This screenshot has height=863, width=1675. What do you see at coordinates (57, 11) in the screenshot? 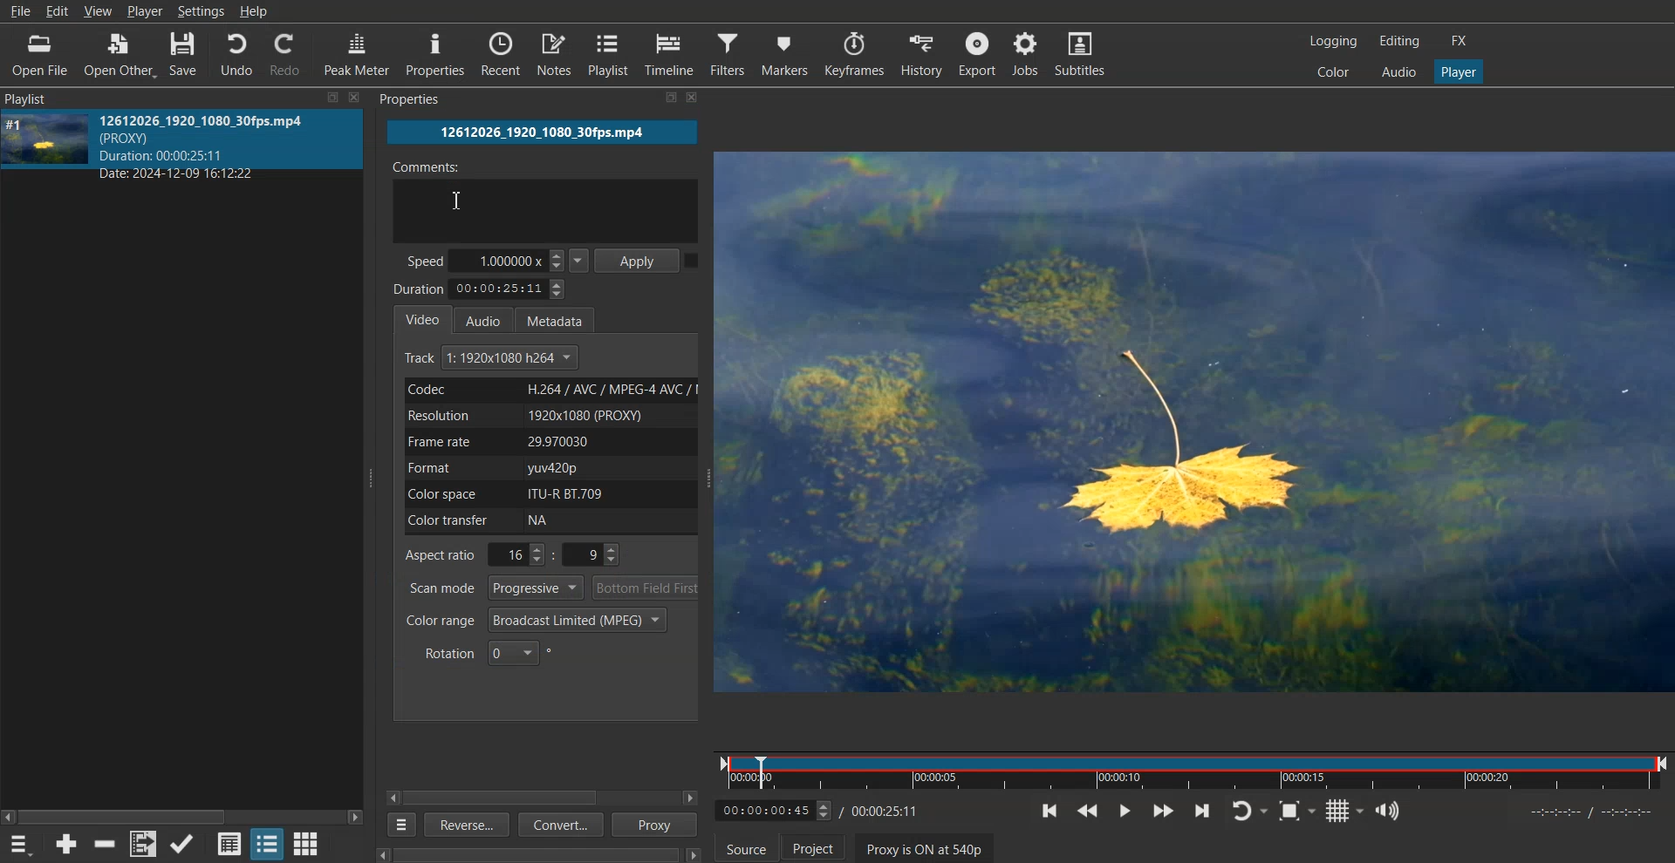
I see `Edit` at bounding box center [57, 11].